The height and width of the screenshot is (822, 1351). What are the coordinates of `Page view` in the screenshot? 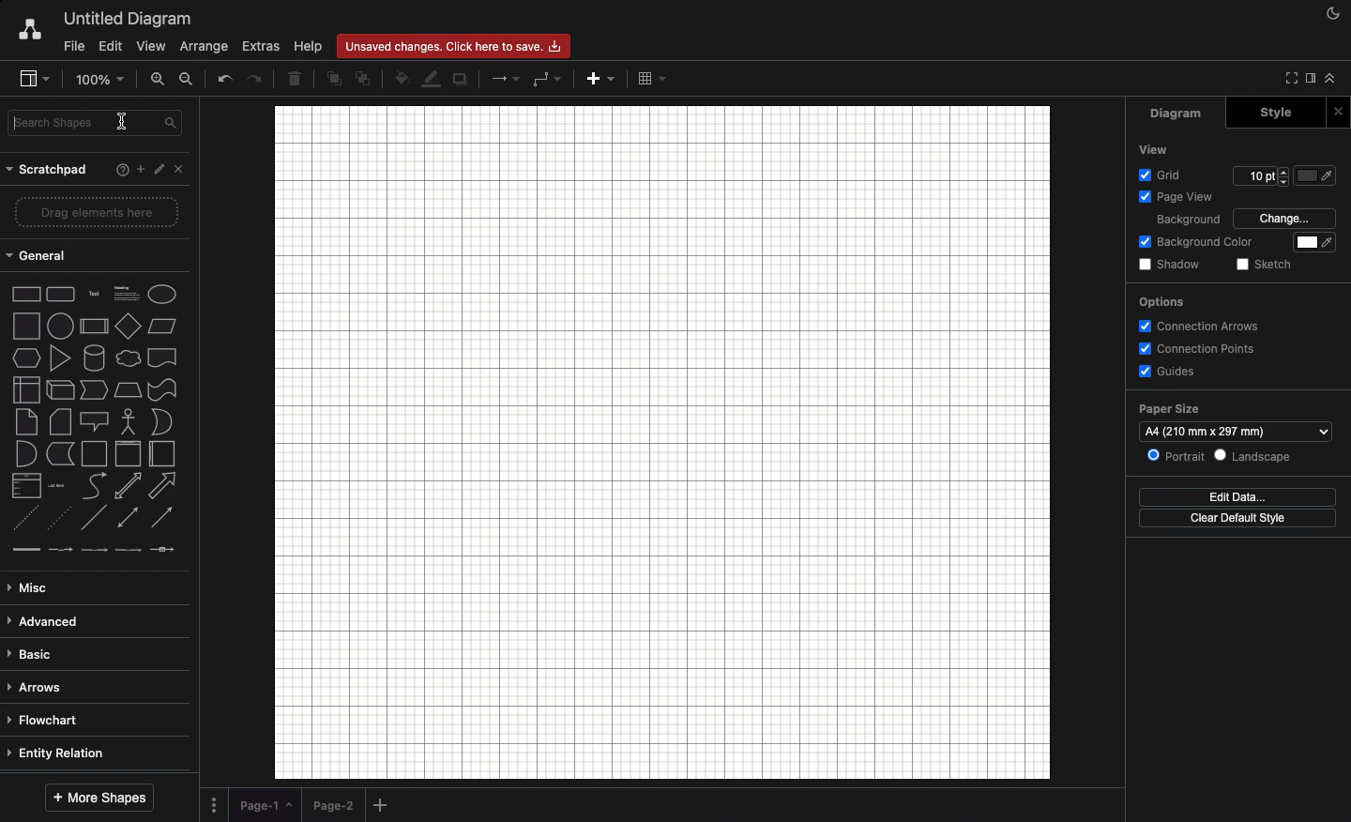 It's located at (1175, 196).